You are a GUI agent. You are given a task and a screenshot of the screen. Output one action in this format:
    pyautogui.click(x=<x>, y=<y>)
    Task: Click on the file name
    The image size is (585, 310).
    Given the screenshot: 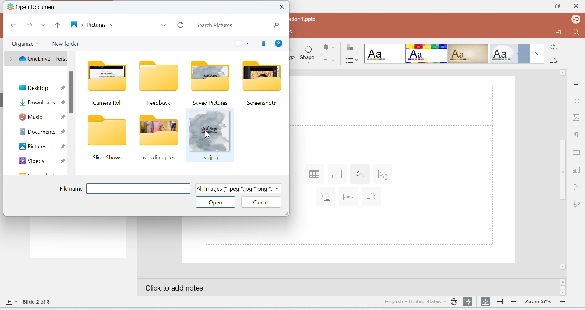 What is the action you would take?
    pyautogui.click(x=71, y=189)
    